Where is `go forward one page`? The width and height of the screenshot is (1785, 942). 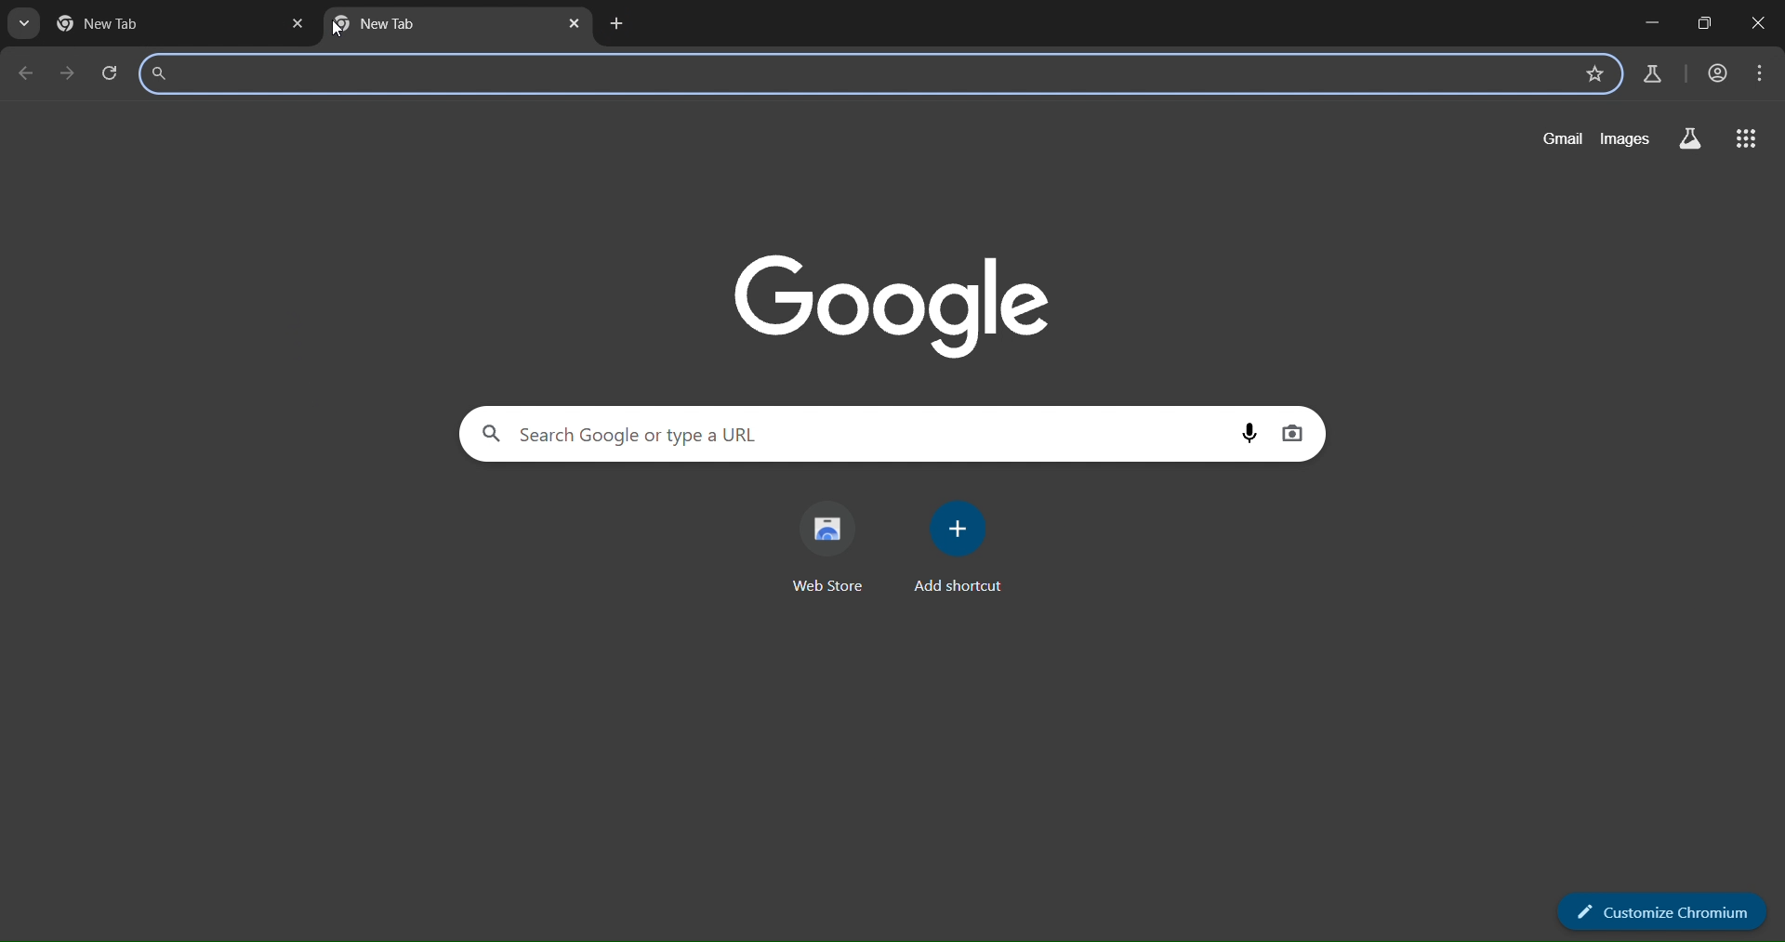
go forward one page is located at coordinates (71, 75).